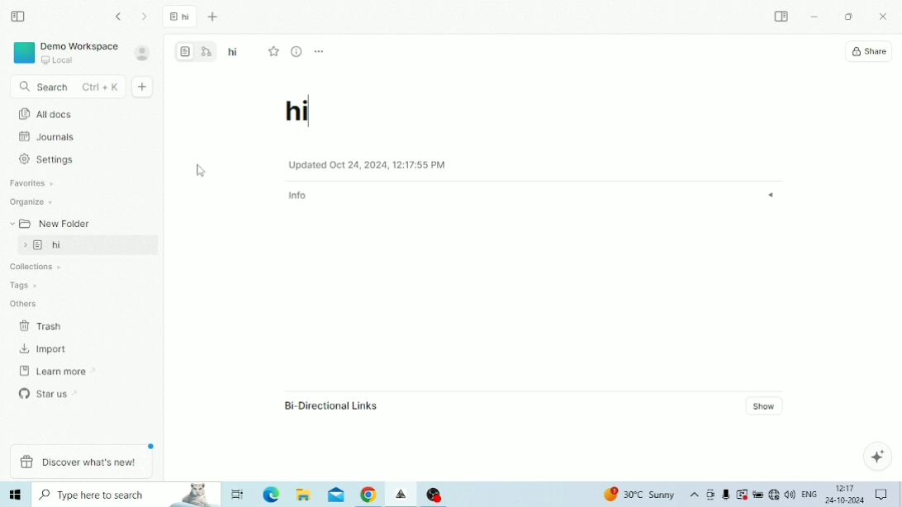  Describe the element at coordinates (846, 487) in the screenshot. I see `Time` at that location.